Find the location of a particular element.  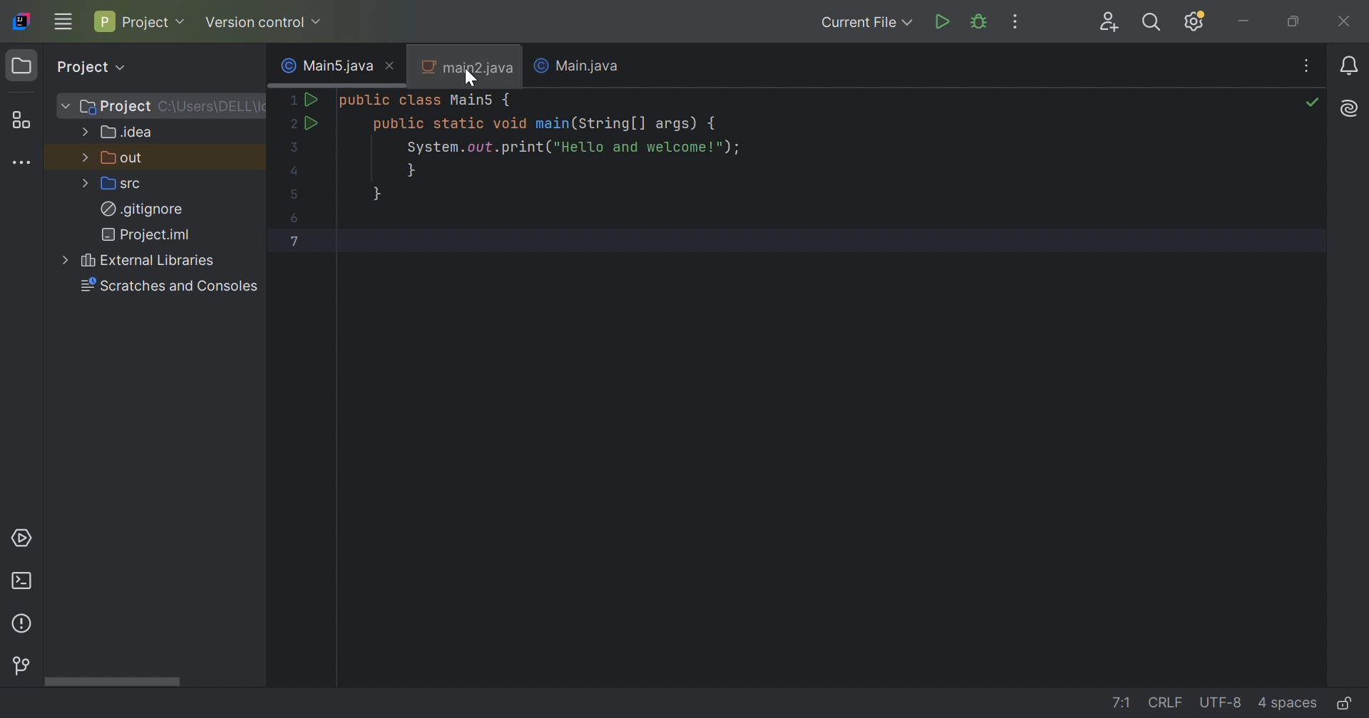

System.out.print("Hello and welcome!"); is located at coordinates (571, 147).